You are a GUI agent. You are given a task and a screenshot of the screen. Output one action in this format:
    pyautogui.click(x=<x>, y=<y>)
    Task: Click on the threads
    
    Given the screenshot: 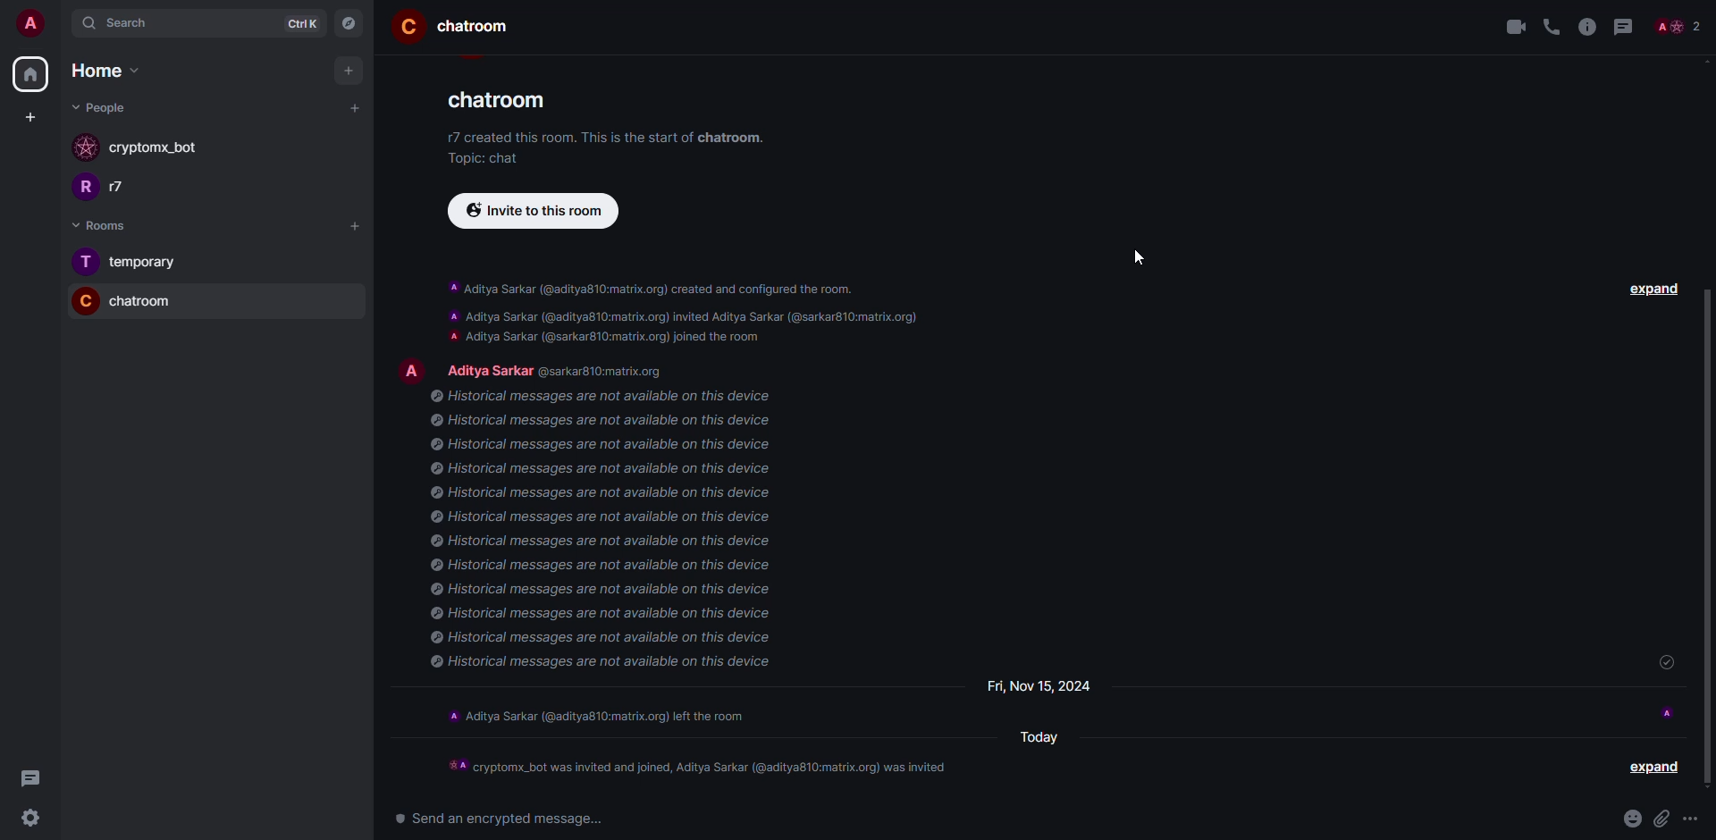 What is the action you would take?
    pyautogui.click(x=27, y=778)
    